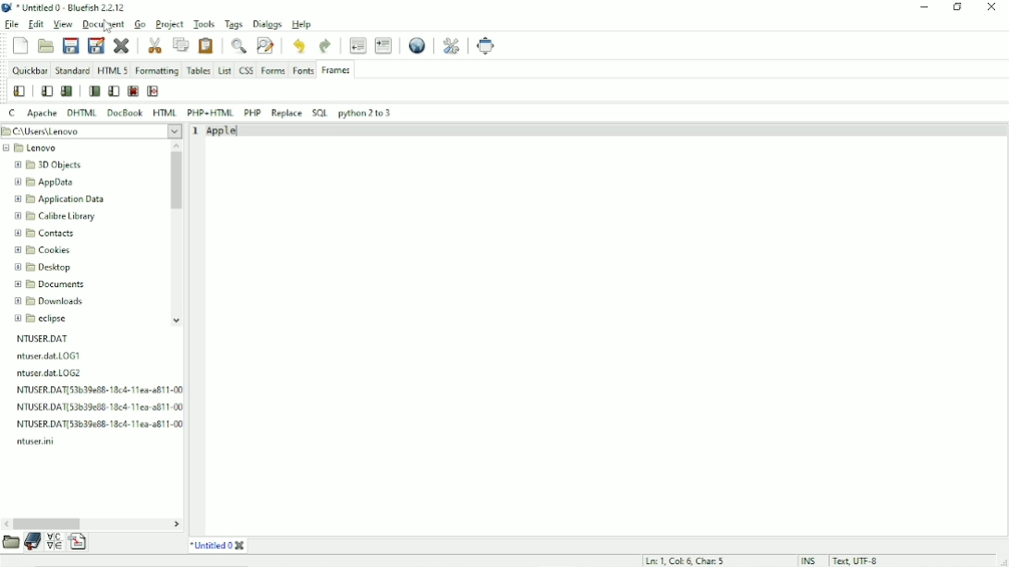  What do you see at coordinates (45, 441) in the screenshot?
I see `file` at bounding box center [45, 441].